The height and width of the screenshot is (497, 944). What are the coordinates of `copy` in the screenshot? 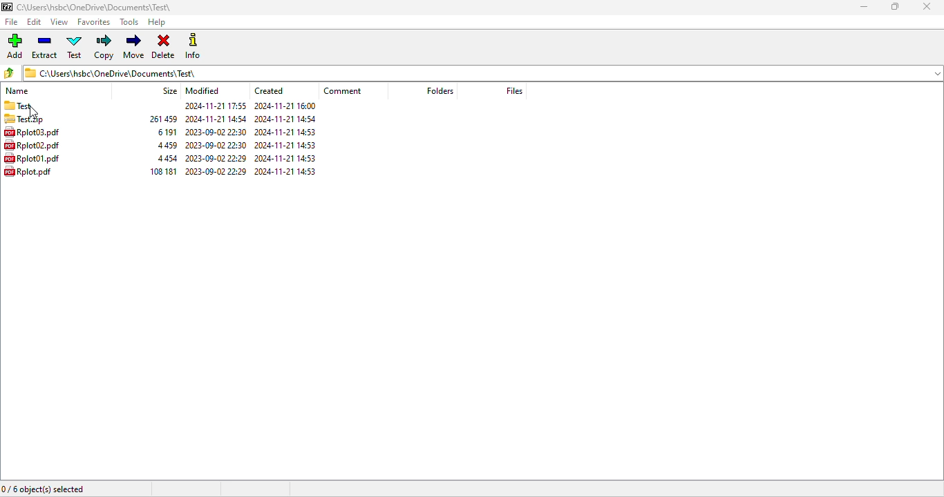 It's located at (104, 47).